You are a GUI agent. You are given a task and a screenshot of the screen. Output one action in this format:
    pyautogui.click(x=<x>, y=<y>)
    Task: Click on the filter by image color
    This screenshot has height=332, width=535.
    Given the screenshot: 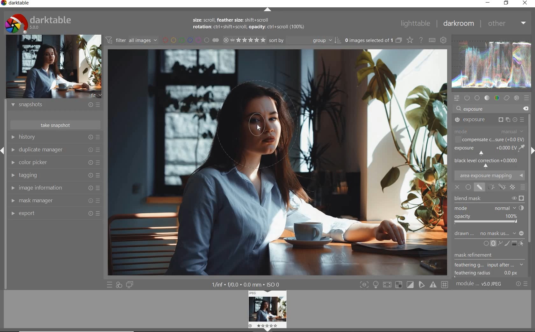 What is the action you would take?
    pyautogui.click(x=191, y=40)
    